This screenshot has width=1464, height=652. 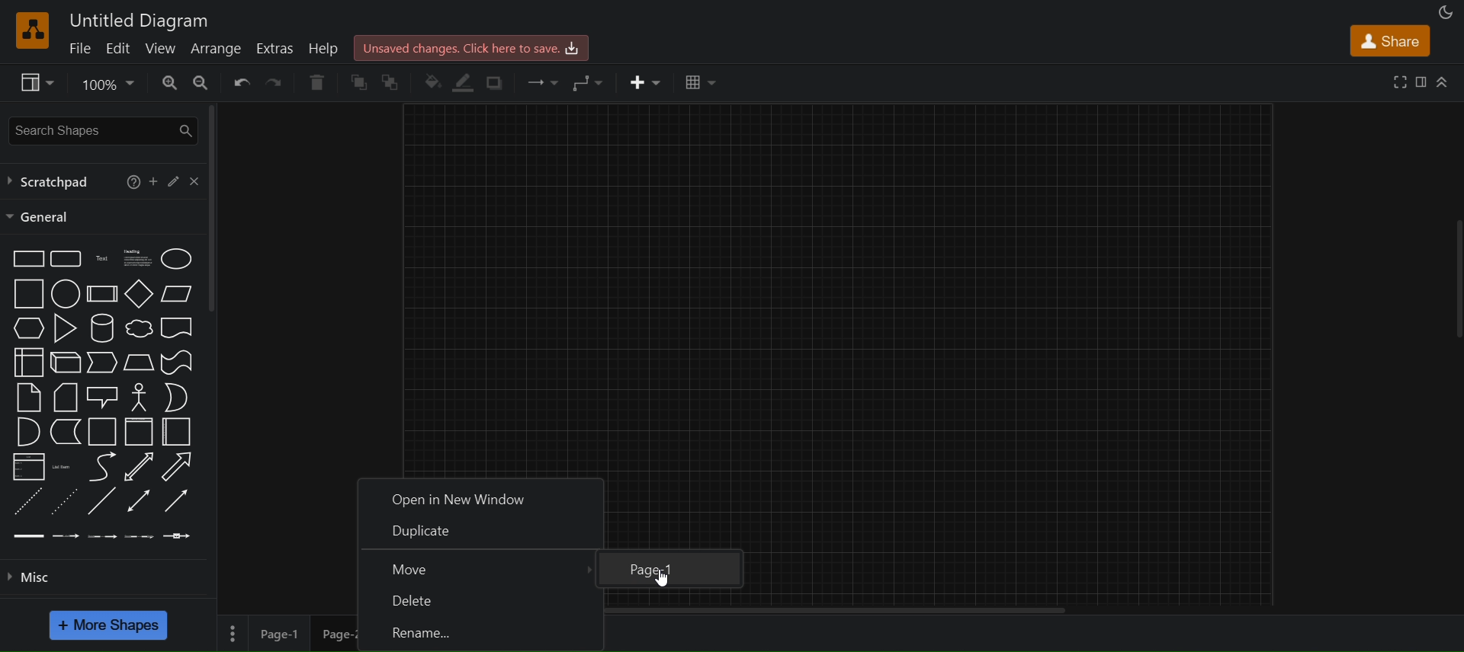 I want to click on card, so click(x=64, y=396).